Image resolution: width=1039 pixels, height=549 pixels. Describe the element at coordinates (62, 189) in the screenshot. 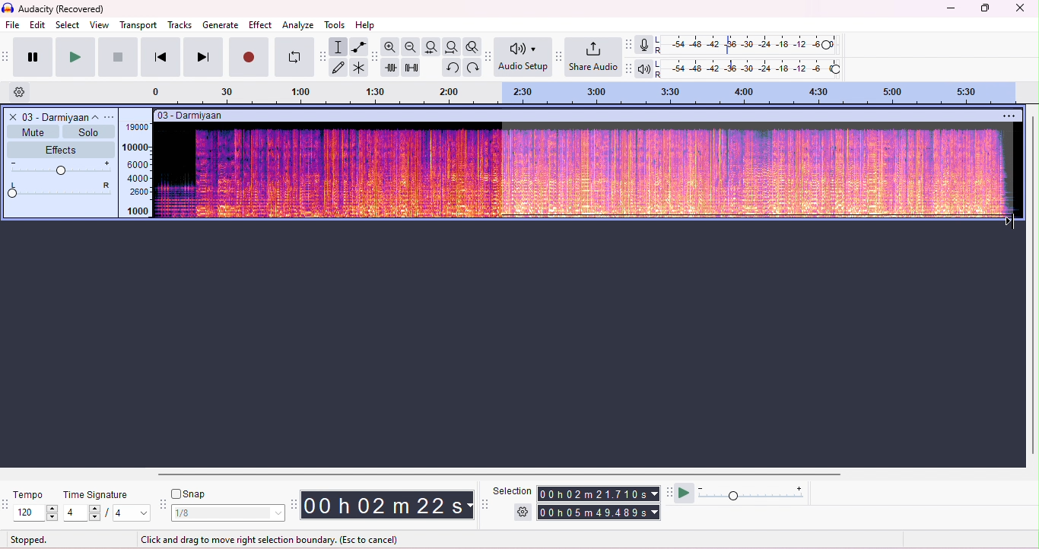

I see `pan` at that location.